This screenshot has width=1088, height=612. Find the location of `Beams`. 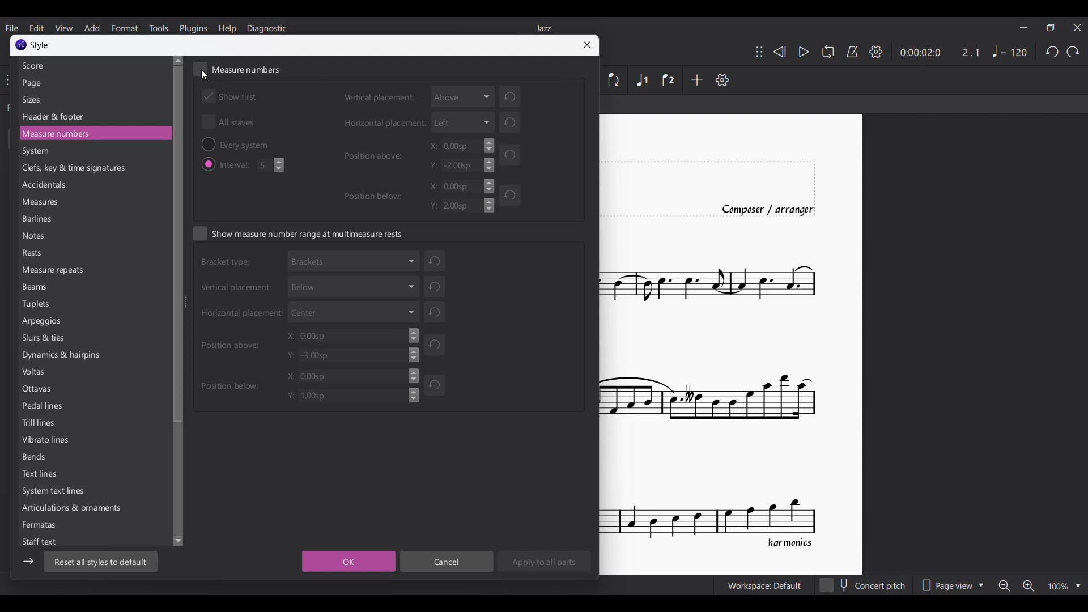

Beams is located at coordinates (38, 286).